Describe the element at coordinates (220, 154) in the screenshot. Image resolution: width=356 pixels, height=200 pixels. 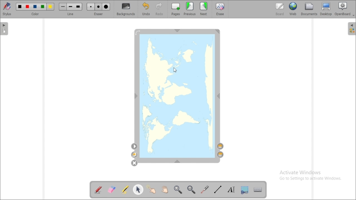
I see `layer up` at that location.